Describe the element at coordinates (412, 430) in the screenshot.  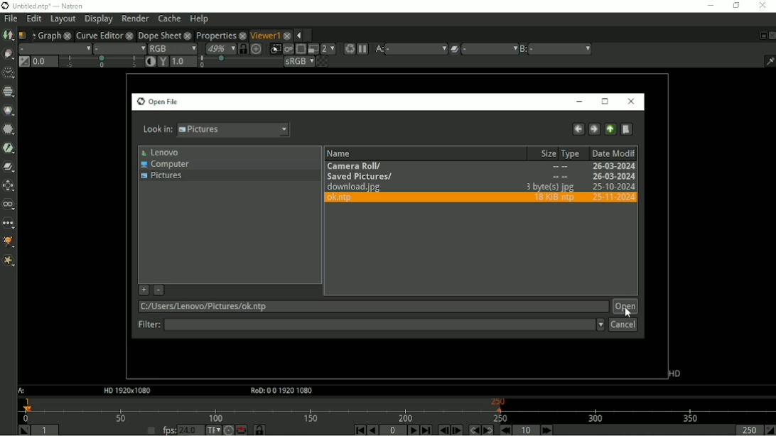
I see `Play forward` at that location.